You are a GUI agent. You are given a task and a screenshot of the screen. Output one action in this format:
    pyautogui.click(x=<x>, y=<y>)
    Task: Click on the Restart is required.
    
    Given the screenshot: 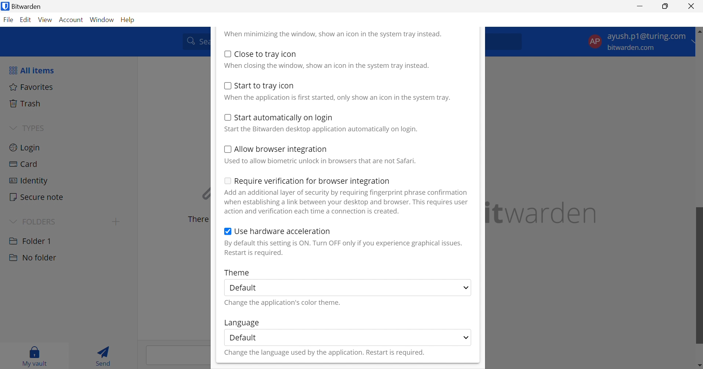 What is the action you would take?
    pyautogui.click(x=255, y=253)
    